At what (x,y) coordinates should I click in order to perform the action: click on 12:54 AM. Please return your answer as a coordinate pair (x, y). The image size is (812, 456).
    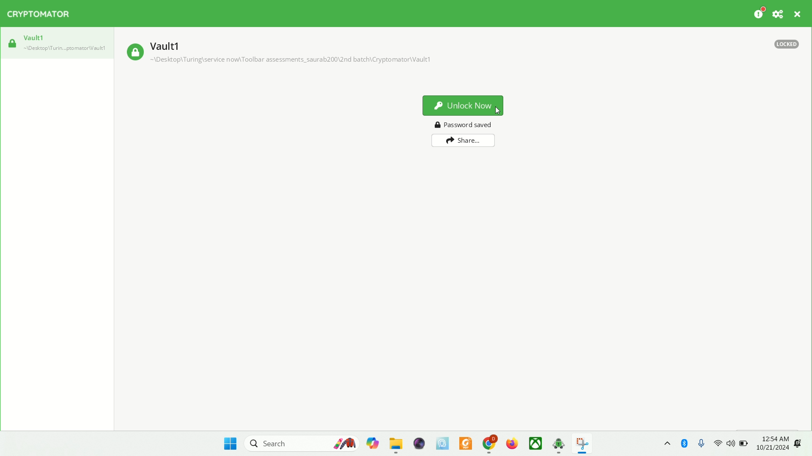
    Looking at the image, I should click on (774, 438).